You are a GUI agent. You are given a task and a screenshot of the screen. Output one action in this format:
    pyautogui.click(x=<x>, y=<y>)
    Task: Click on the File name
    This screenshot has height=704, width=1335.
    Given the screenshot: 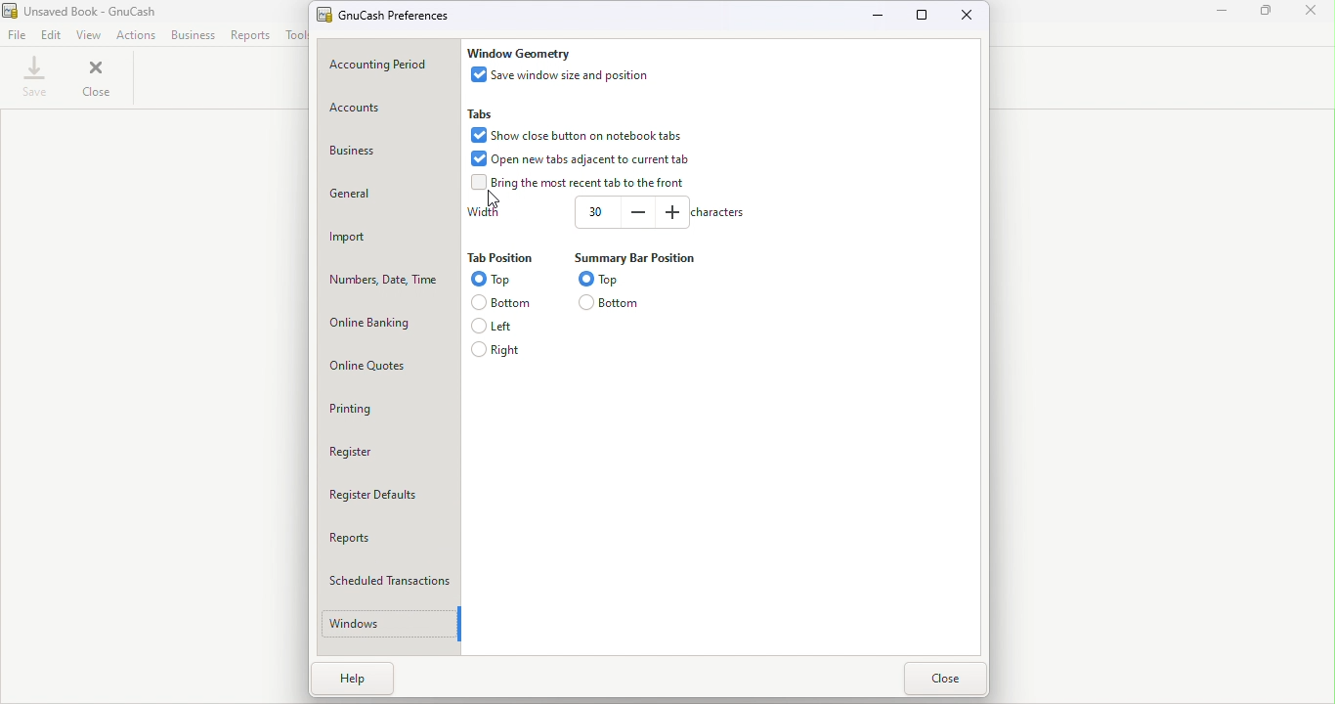 What is the action you would take?
    pyautogui.click(x=396, y=13)
    